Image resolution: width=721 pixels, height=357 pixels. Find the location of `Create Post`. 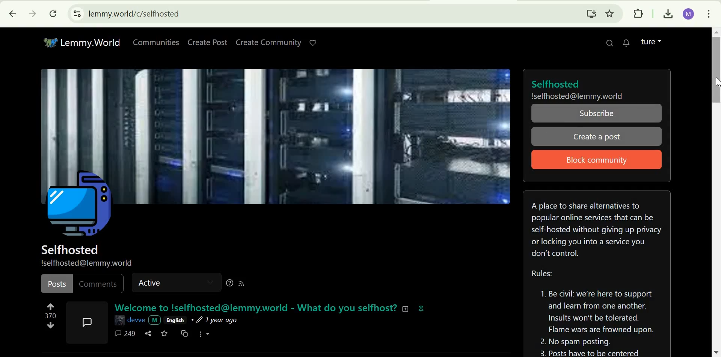

Create Post is located at coordinates (208, 42).